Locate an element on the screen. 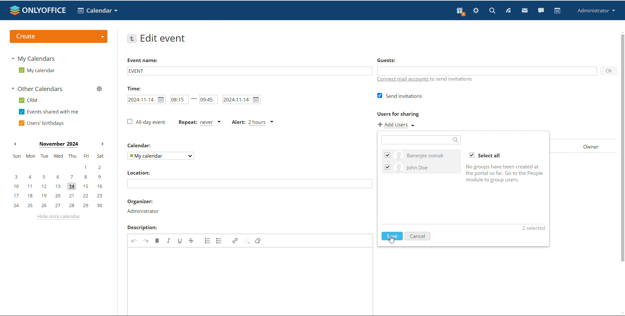  chat is located at coordinates (541, 10).